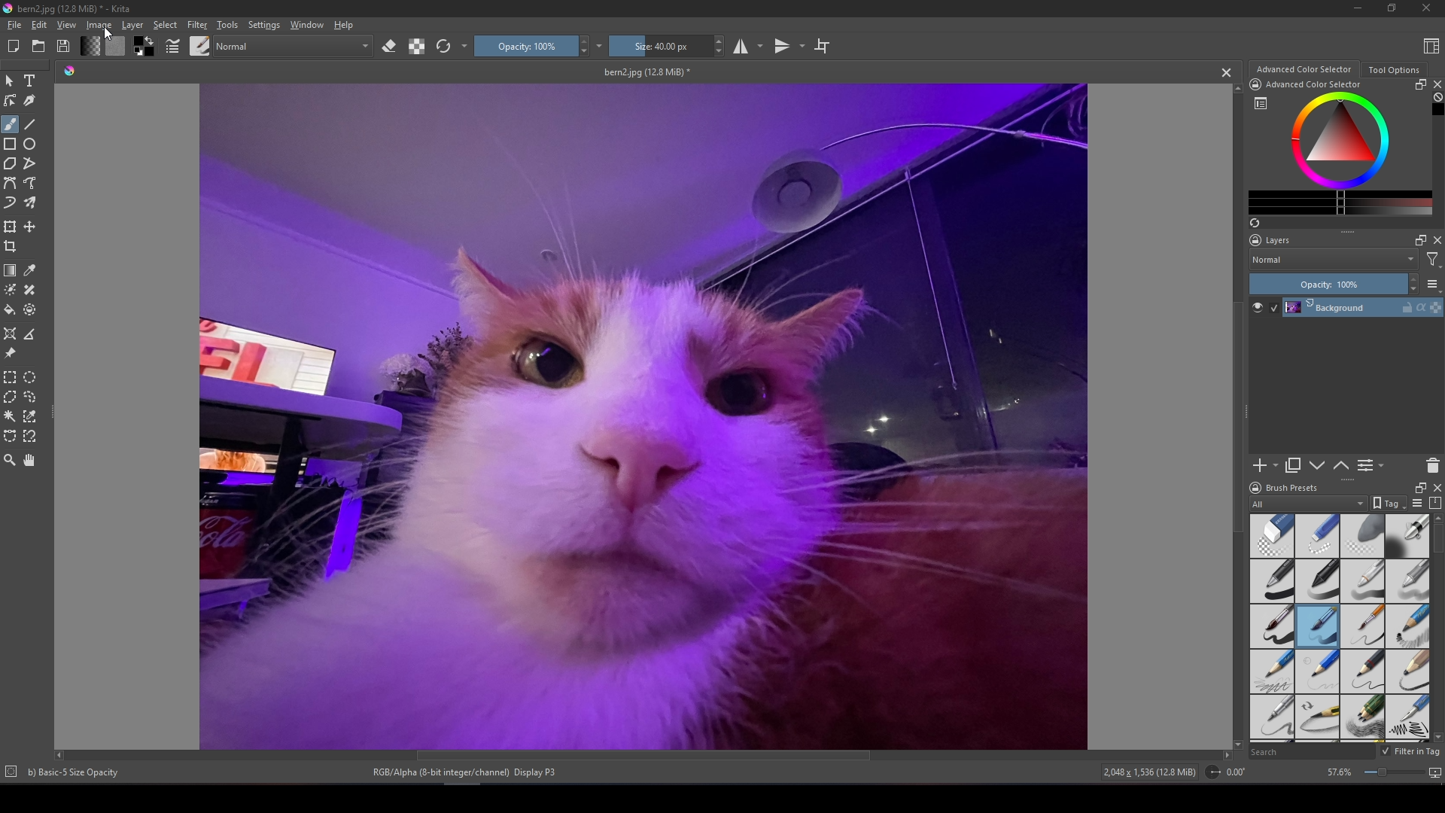 The width and height of the screenshot is (1445, 813). I want to click on Icon, so click(70, 71).